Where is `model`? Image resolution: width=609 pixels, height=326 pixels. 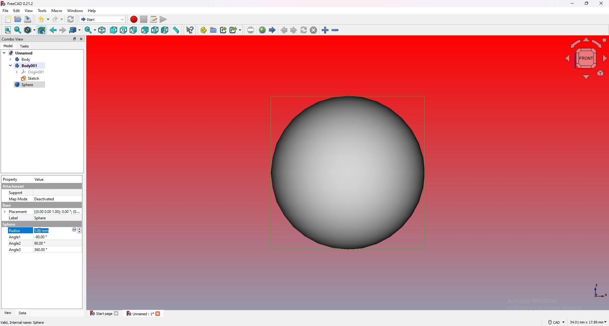 model is located at coordinates (8, 46).